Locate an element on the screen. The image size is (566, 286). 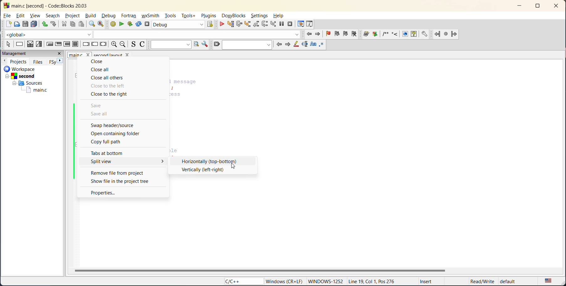
highlight is located at coordinates (296, 45).